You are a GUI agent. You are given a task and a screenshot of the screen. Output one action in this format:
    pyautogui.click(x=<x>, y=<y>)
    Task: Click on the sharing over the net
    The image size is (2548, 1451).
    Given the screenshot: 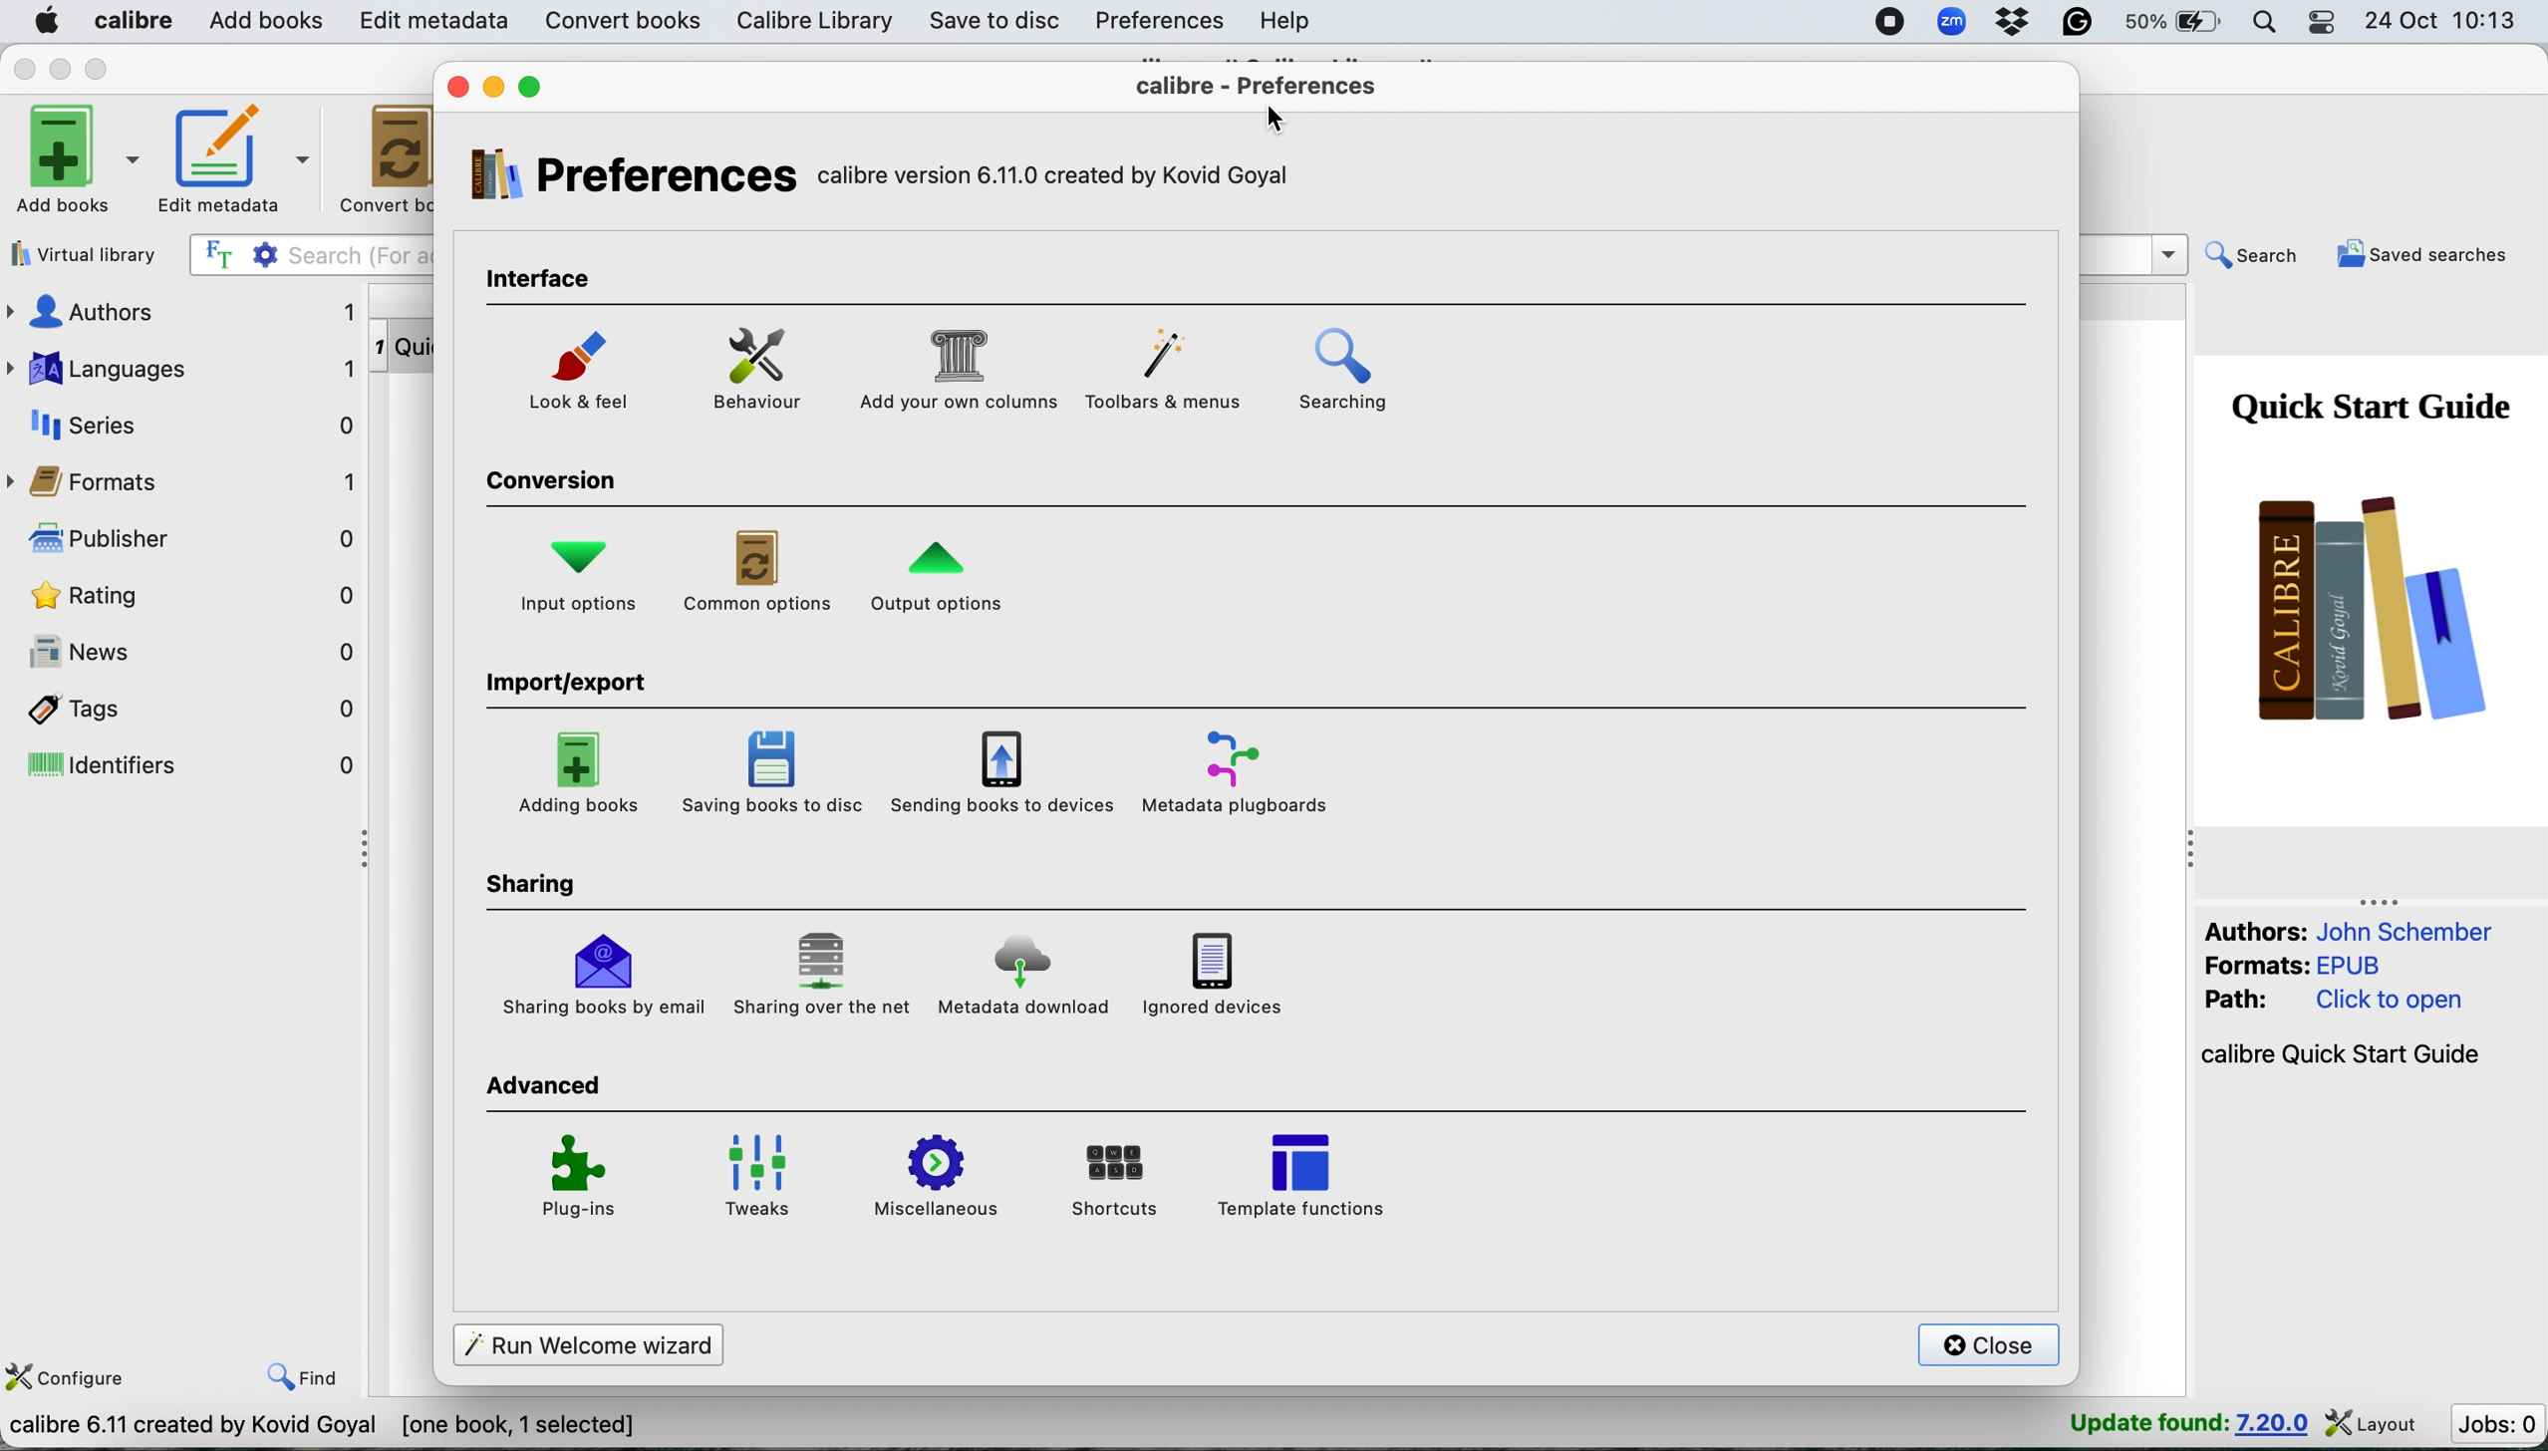 What is the action you would take?
    pyautogui.click(x=823, y=978)
    